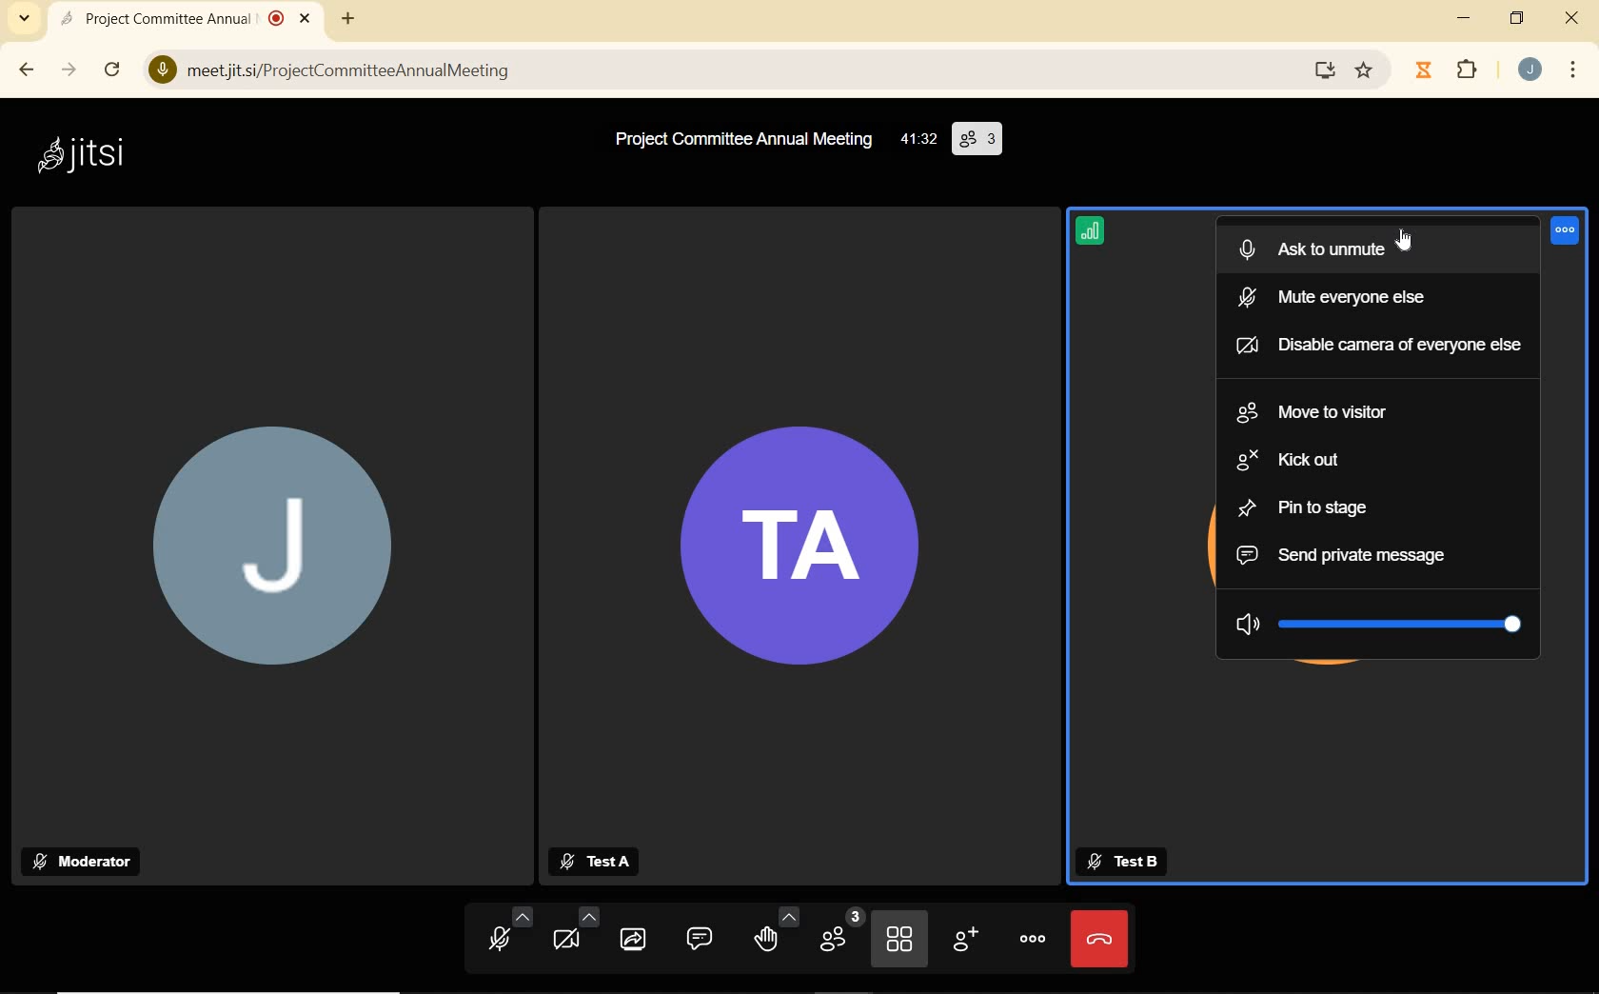 This screenshot has height=994, width=1599. What do you see at coordinates (1379, 248) in the screenshot?
I see `ASK TO UNMUTE` at bounding box center [1379, 248].